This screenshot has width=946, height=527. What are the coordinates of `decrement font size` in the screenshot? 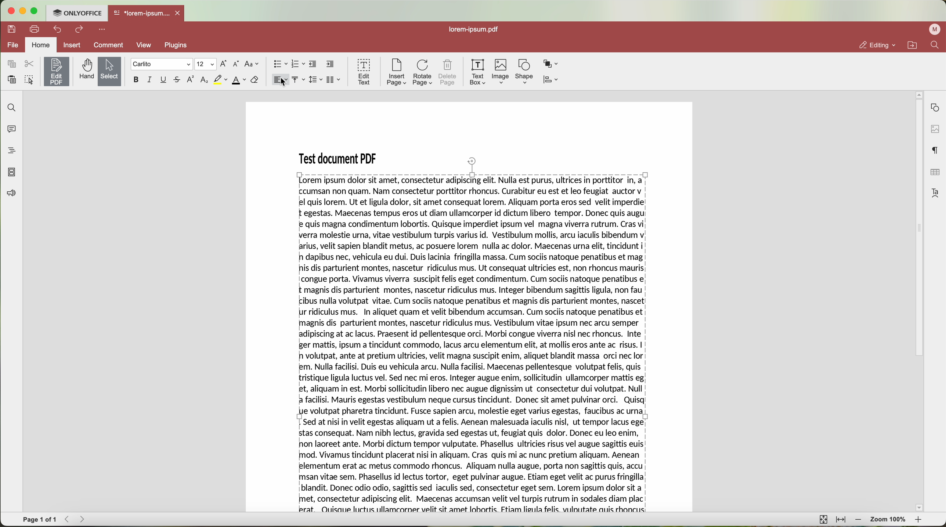 It's located at (237, 64).